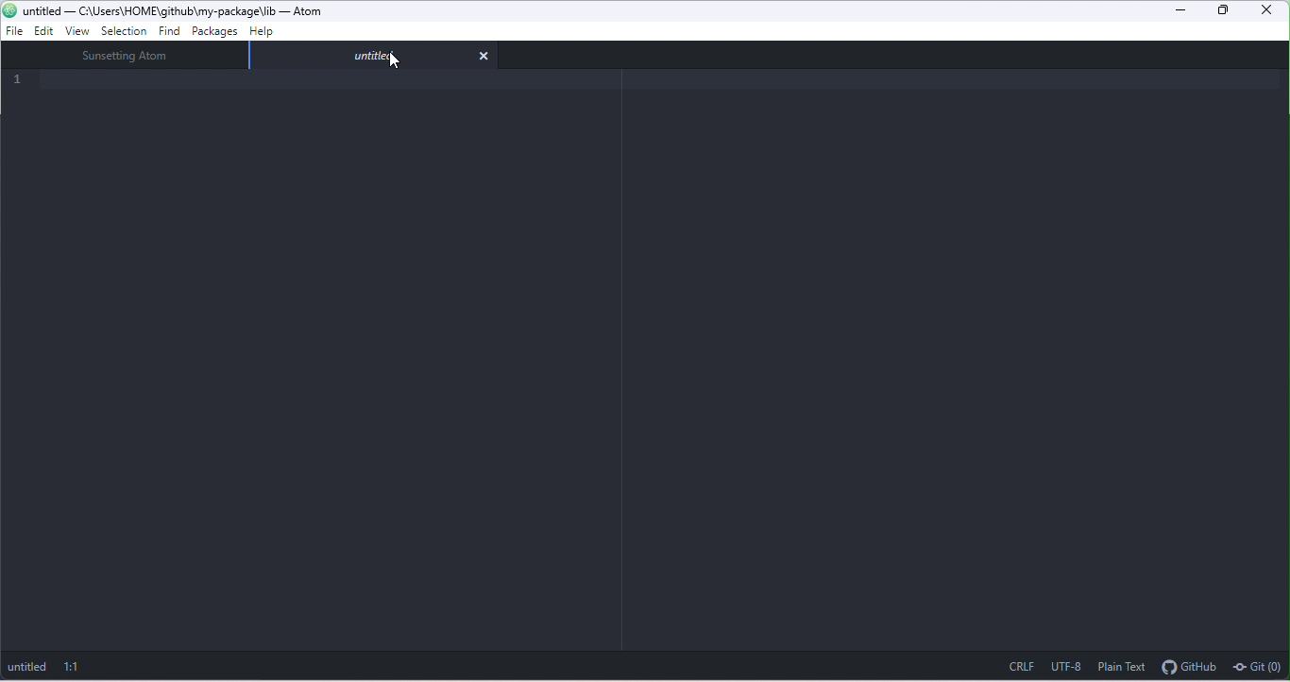 This screenshot has height=682, width=1290. Describe the element at coordinates (1119, 666) in the screenshot. I see `plain text` at that location.